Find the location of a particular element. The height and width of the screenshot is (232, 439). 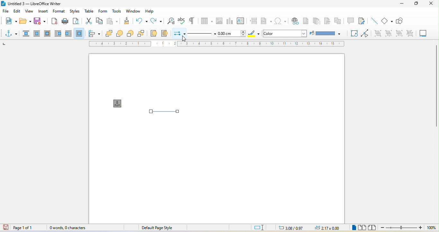

optimal is located at coordinates (48, 33).